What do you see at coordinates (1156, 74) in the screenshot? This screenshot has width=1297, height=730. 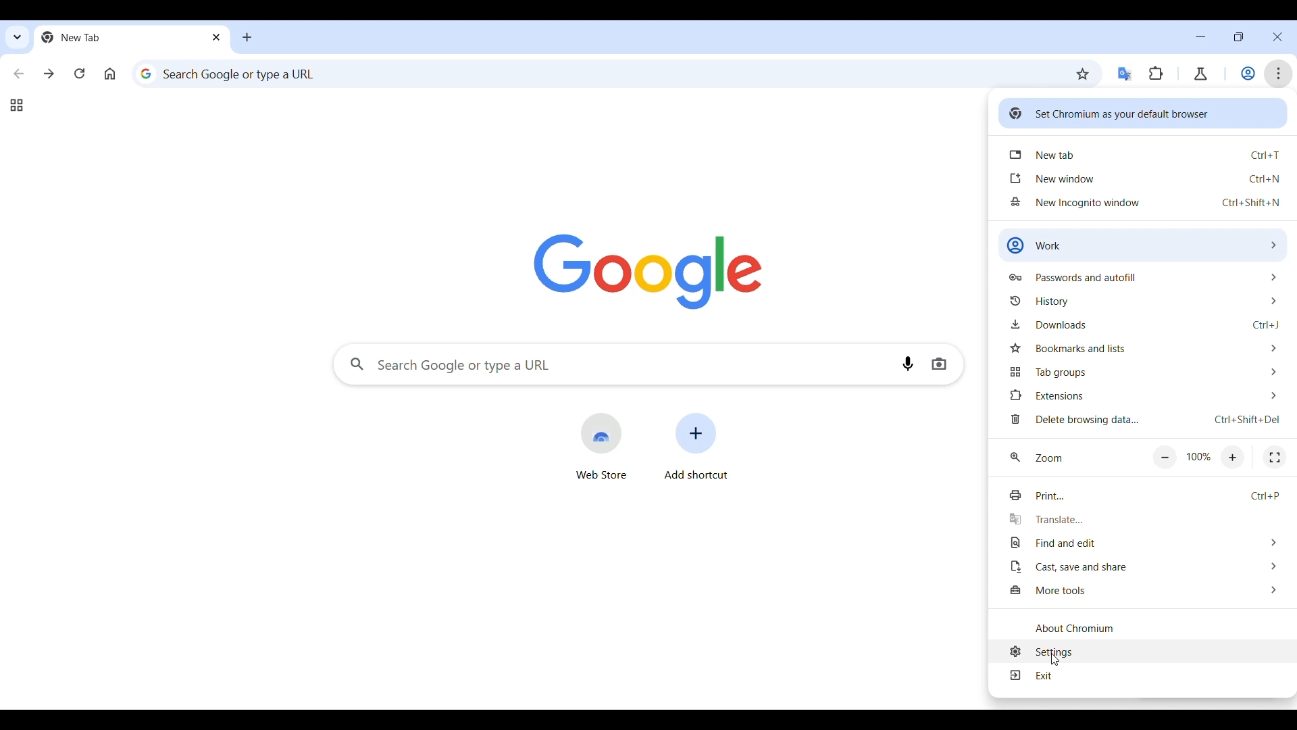 I see `Extensions` at bounding box center [1156, 74].